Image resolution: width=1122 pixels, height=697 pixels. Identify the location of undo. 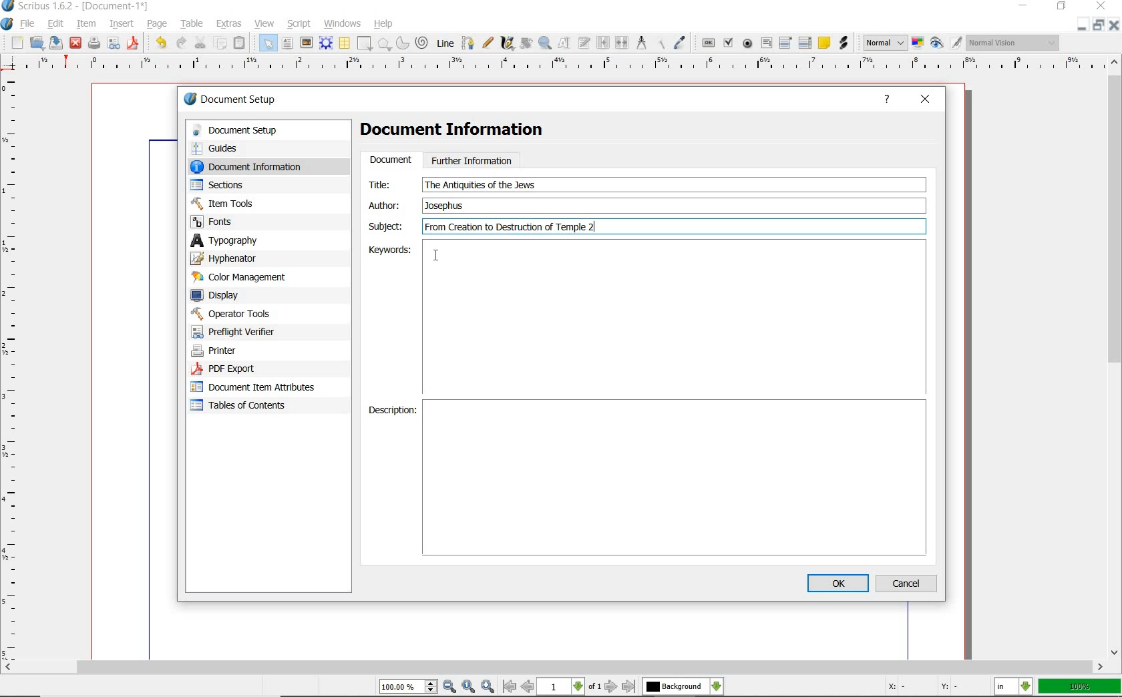
(160, 44).